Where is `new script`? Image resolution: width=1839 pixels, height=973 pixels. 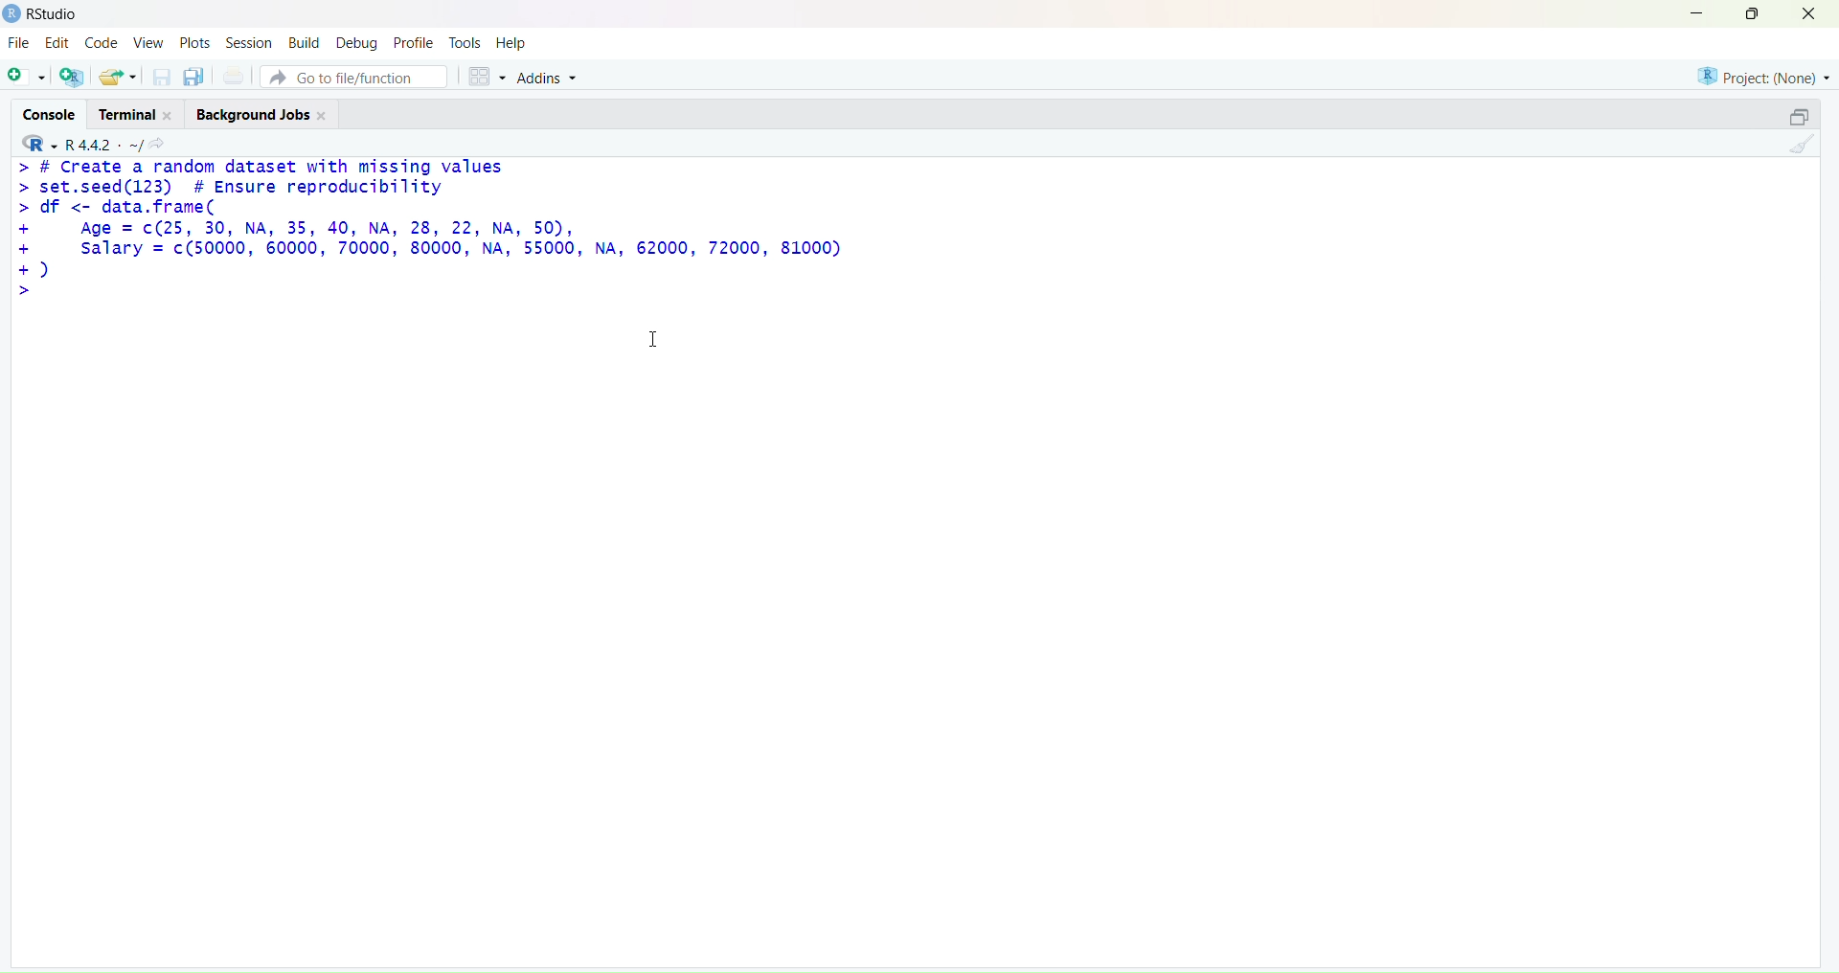
new script is located at coordinates (24, 79).